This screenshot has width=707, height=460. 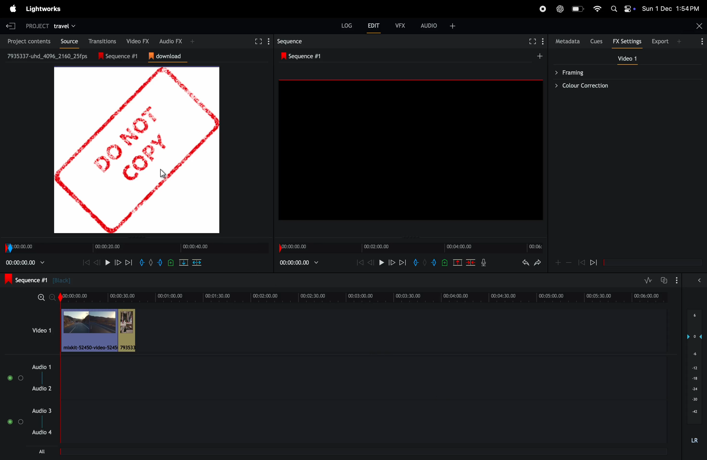 I want to click on vfx, so click(x=400, y=26).